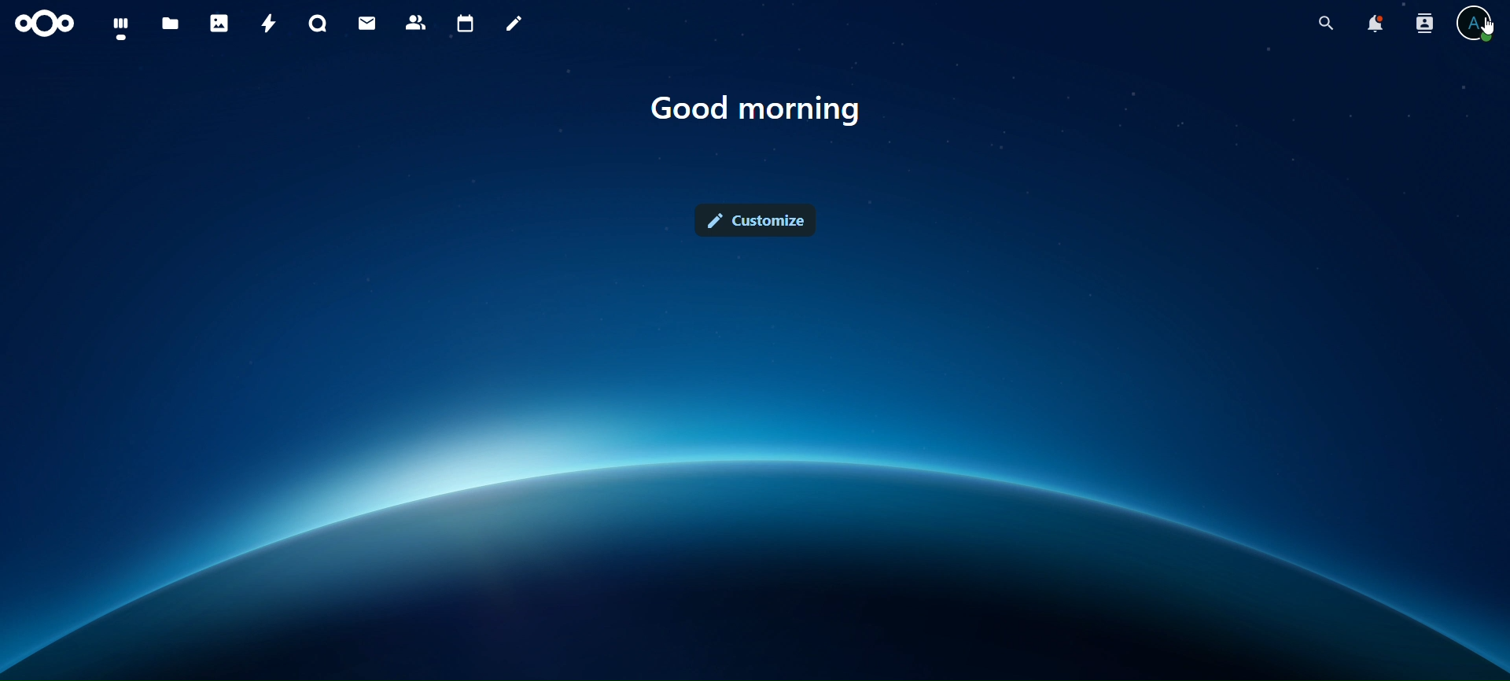  I want to click on good morning, so click(758, 109).